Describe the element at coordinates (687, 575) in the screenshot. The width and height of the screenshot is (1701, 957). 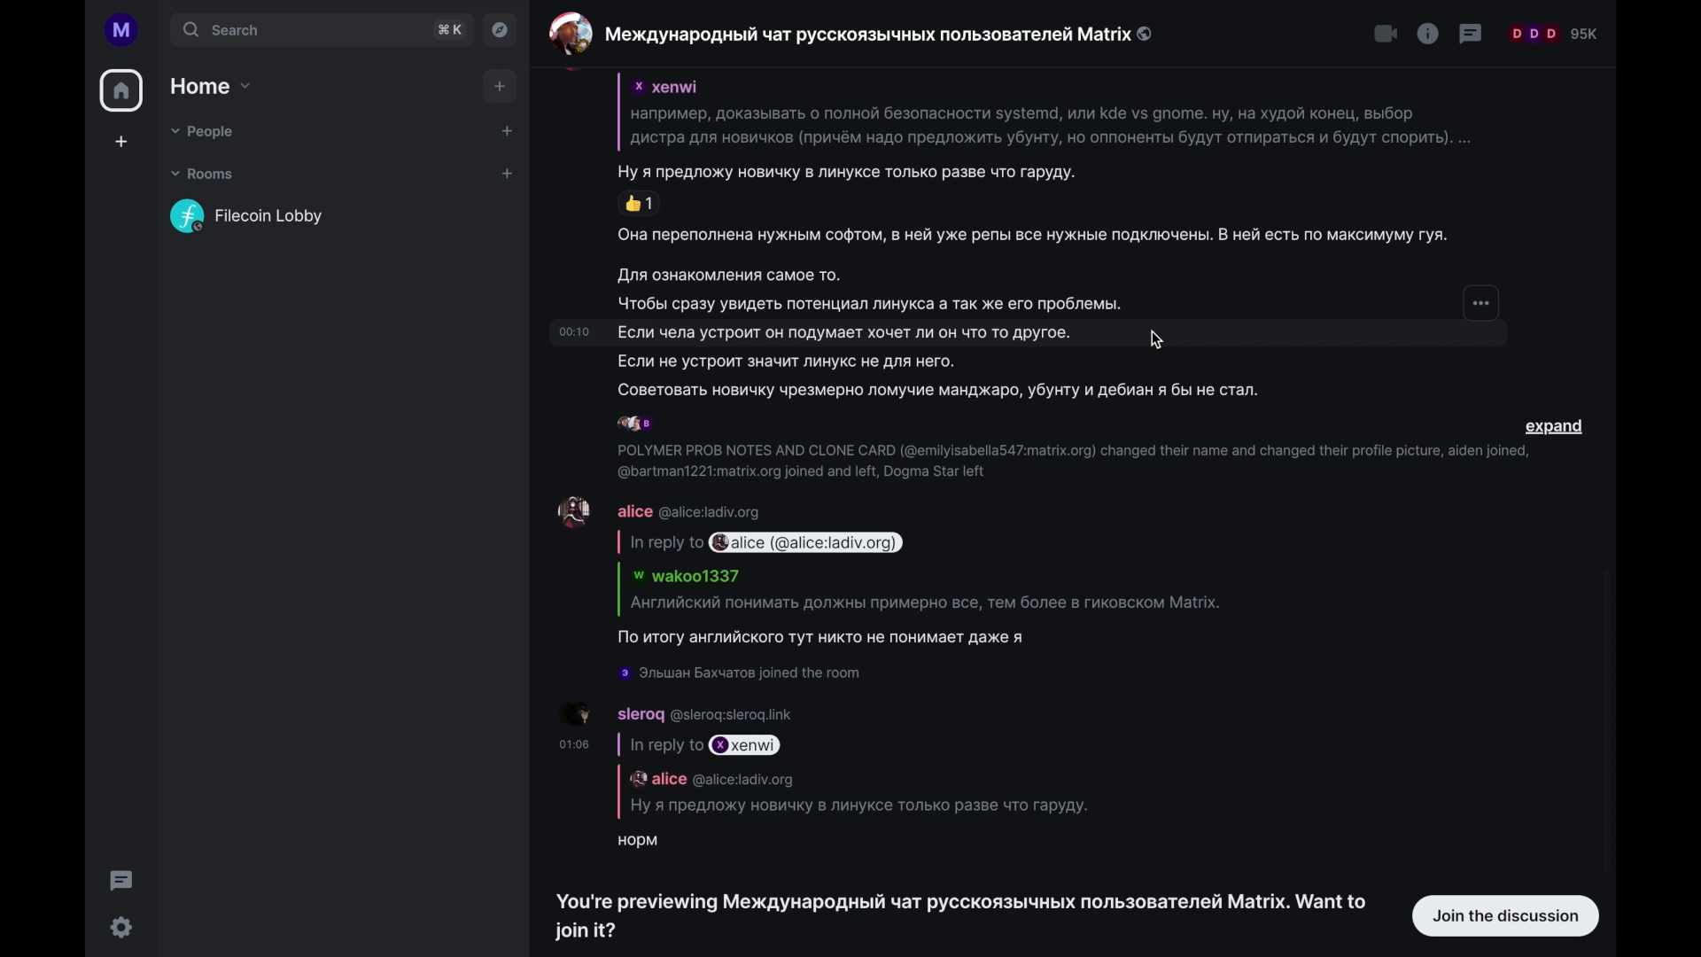
I see `wakoo1337` at that location.